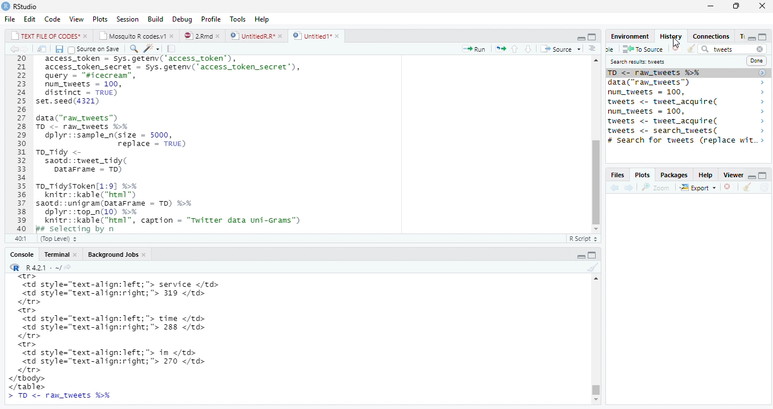  Describe the element at coordinates (154, 48) in the screenshot. I see `code tools` at that location.